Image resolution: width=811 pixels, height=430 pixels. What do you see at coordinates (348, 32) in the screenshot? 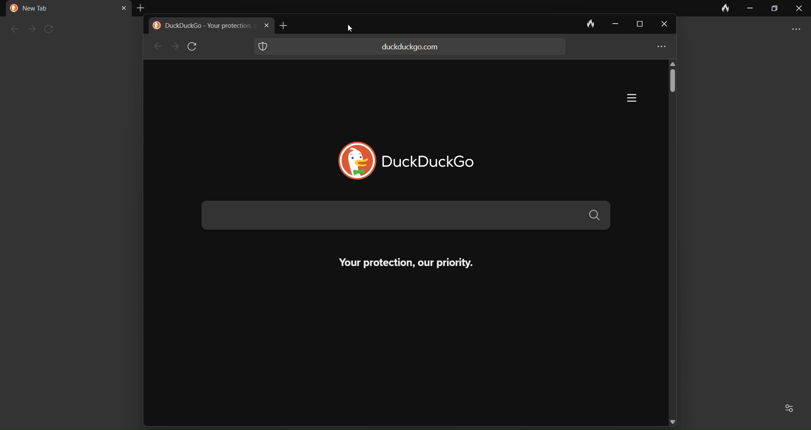
I see `cursor` at bounding box center [348, 32].